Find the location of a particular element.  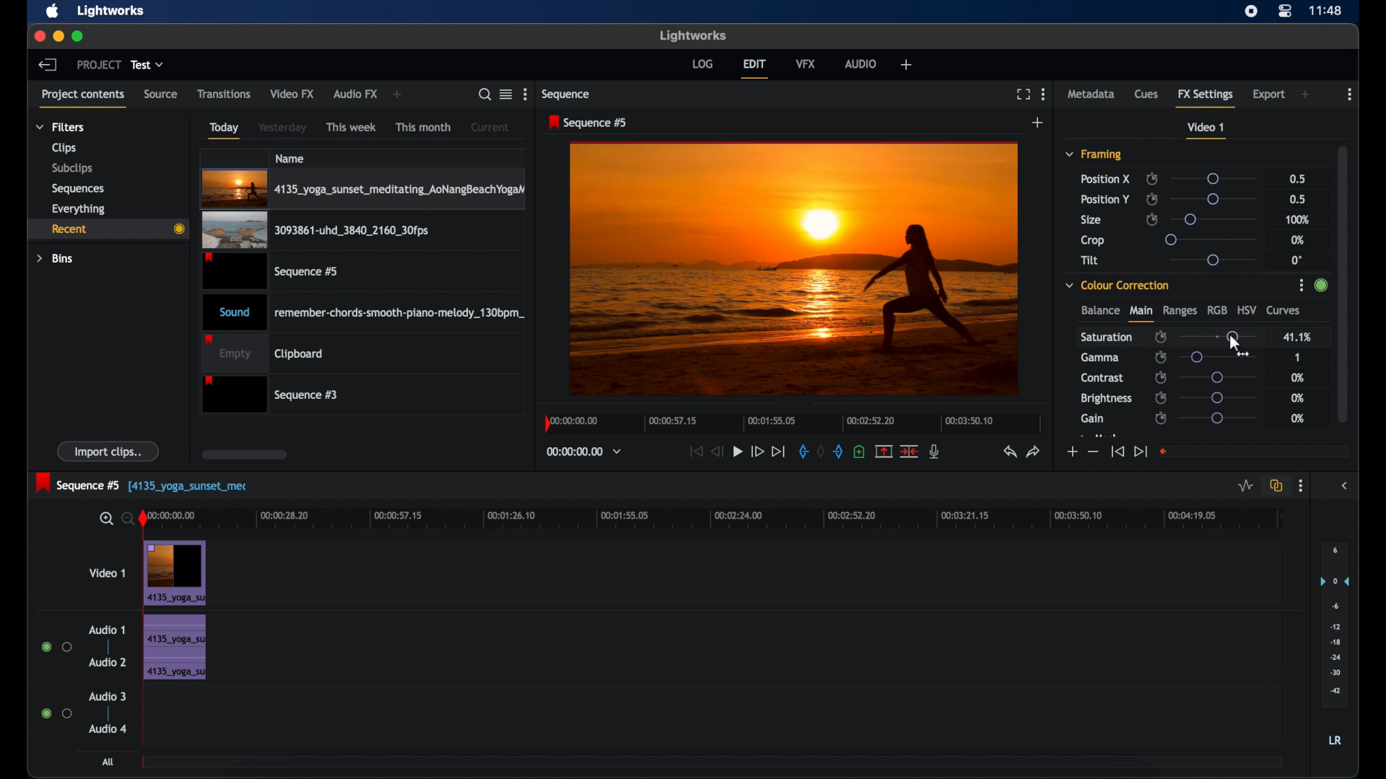

sequence is located at coordinates (567, 94).